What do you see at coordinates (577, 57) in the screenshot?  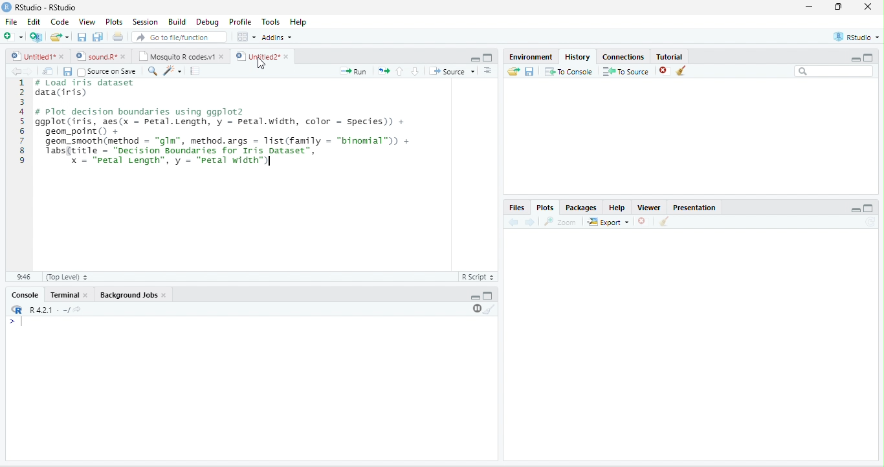 I see `History` at bounding box center [577, 57].